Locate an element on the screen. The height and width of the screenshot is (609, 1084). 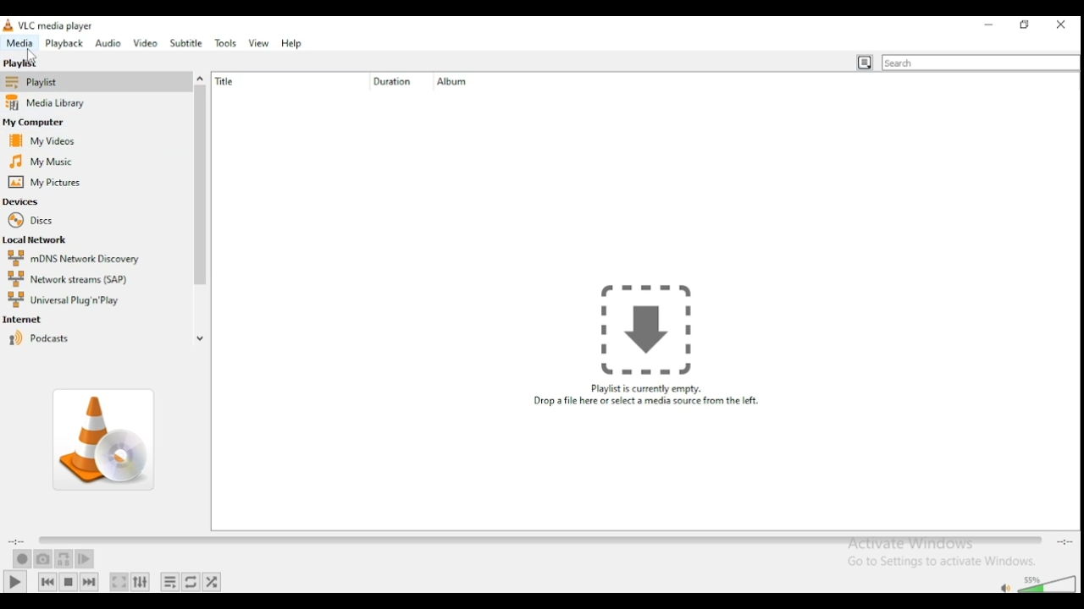
toggle playlist is located at coordinates (865, 63).